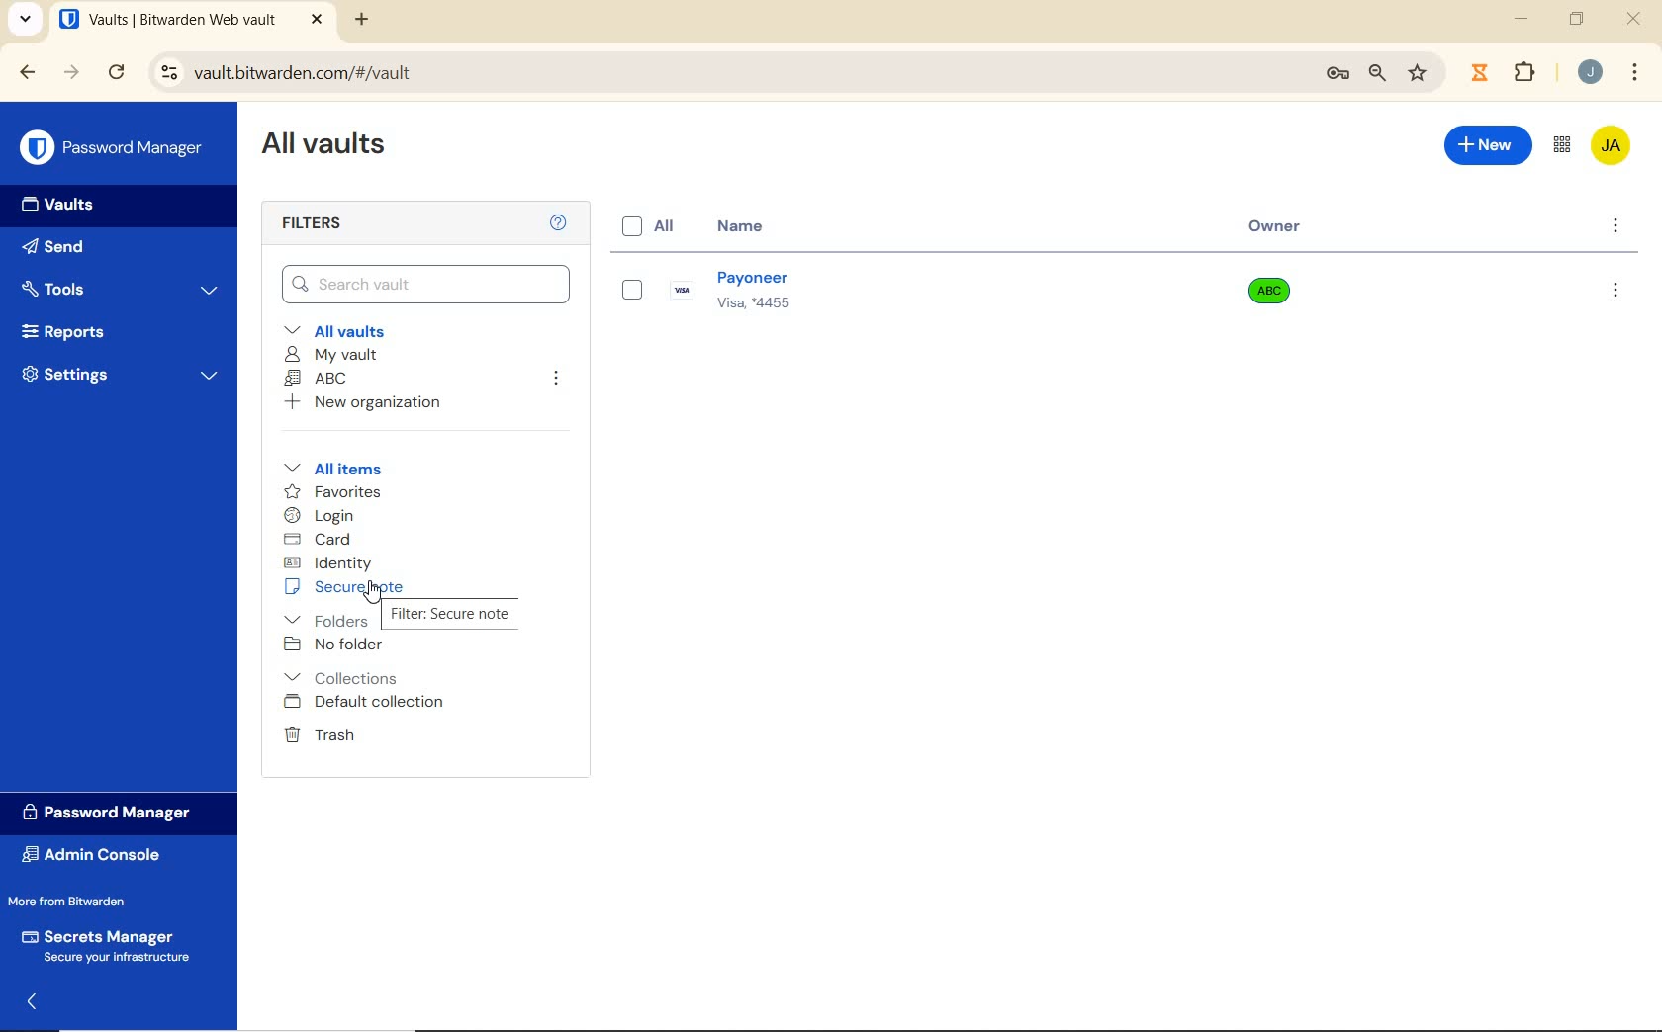 This screenshot has width=1662, height=1032. Describe the element at coordinates (71, 72) in the screenshot. I see `forward` at that location.